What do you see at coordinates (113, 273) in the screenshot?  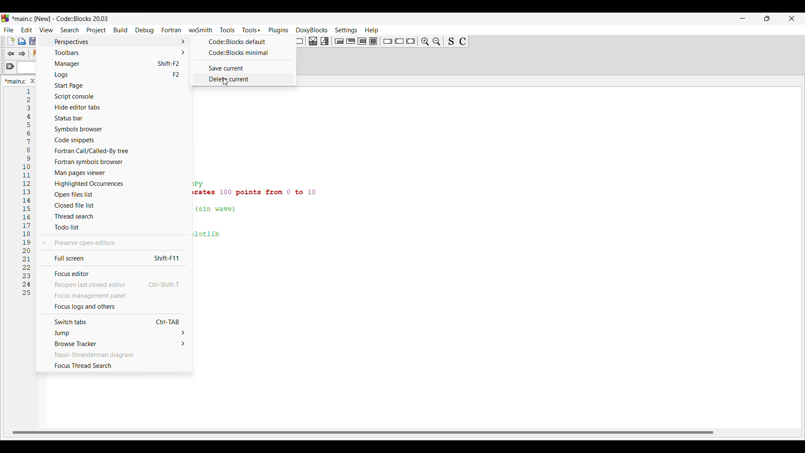 I see `Focus editor` at bounding box center [113, 273].